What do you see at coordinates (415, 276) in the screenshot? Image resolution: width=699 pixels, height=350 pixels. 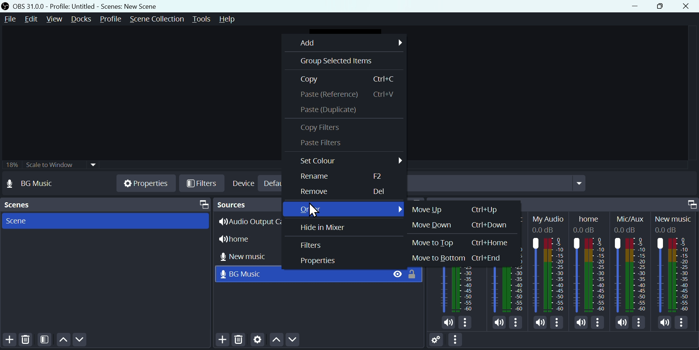 I see `Lock / unlock` at bounding box center [415, 276].